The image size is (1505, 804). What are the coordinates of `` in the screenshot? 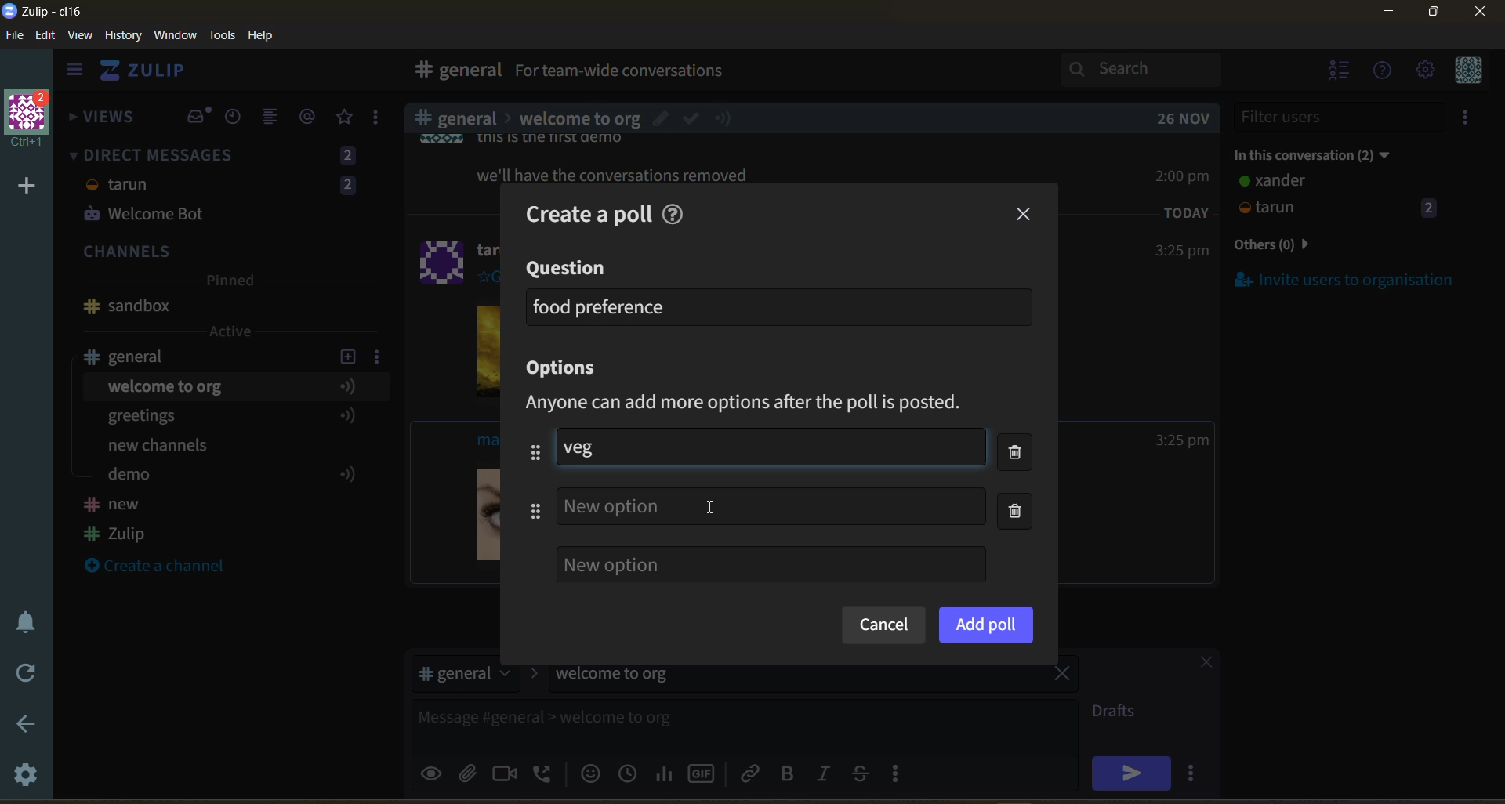 It's located at (615, 507).